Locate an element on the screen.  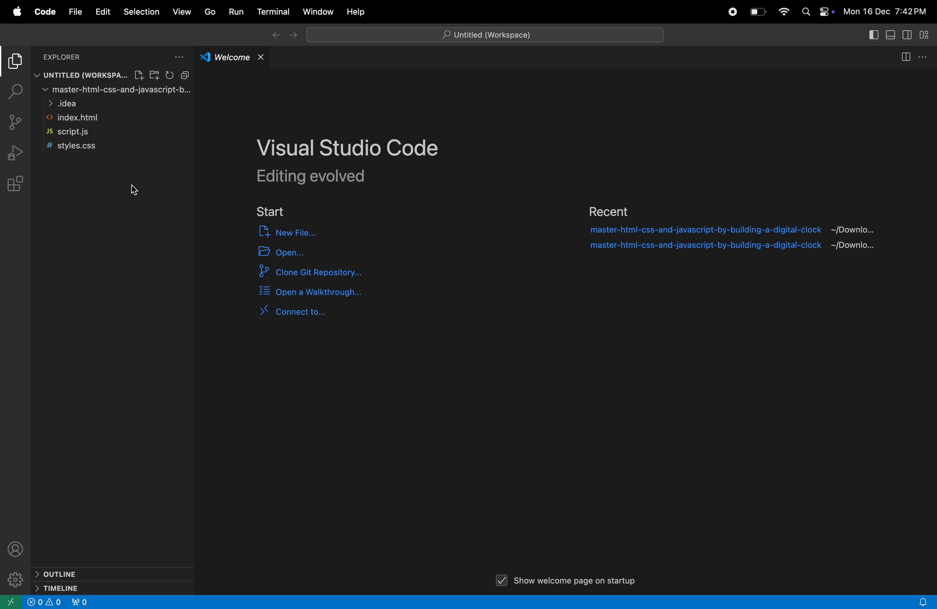
options is located at coordinates (924, 56).